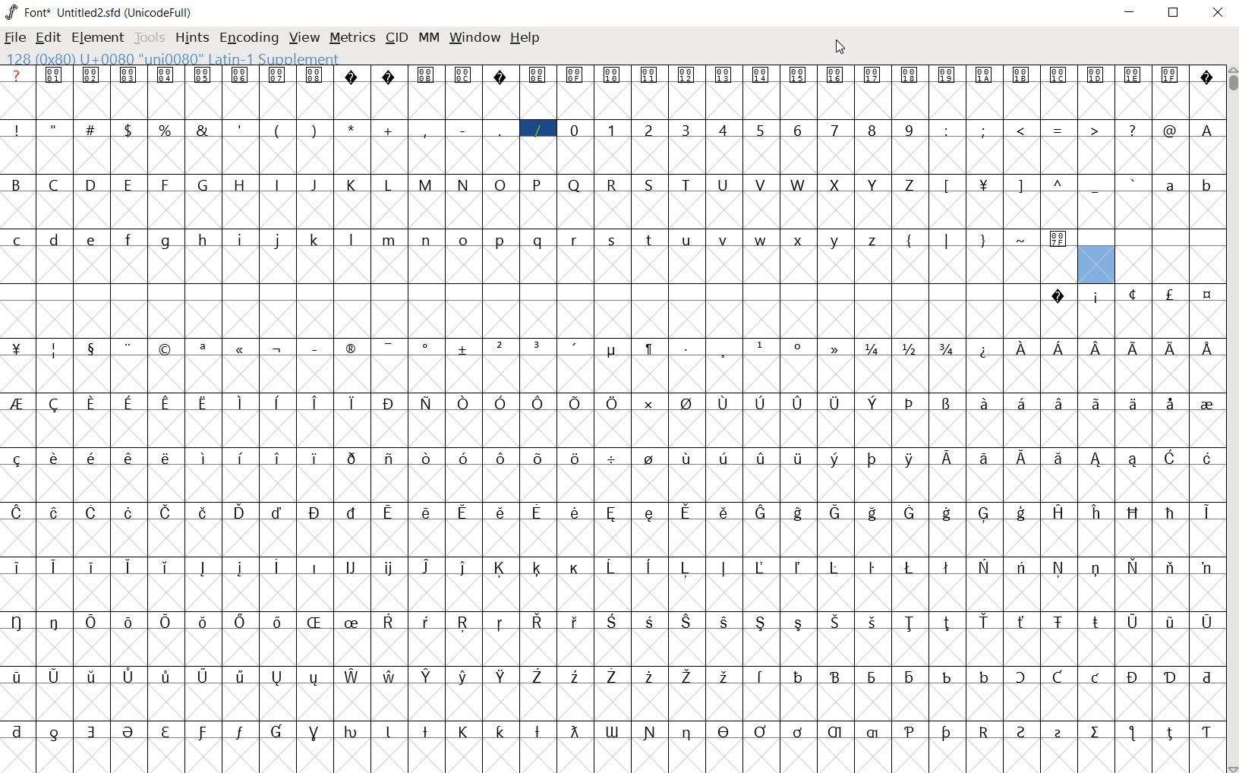  I want to click on glyph, so click(424, 131).